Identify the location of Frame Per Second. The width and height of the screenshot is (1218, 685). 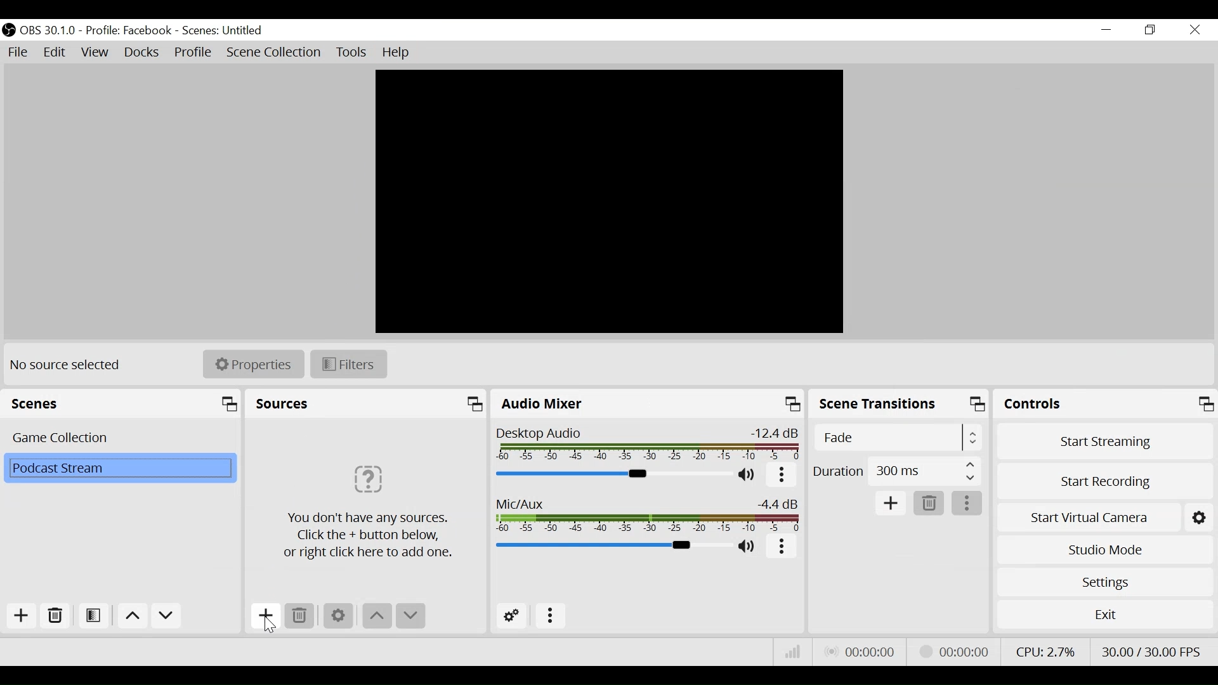
(1152, 651).